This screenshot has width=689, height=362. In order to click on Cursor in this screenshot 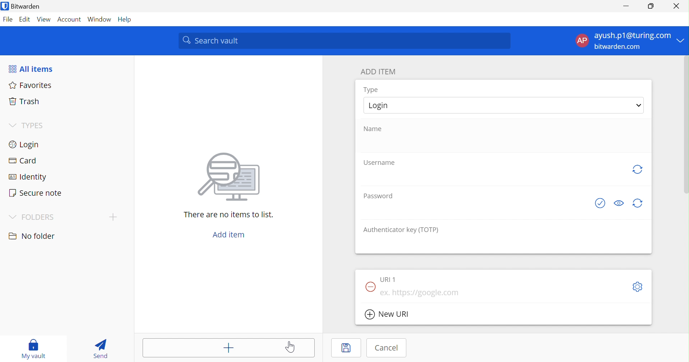, I will do `click(290, 347)`.